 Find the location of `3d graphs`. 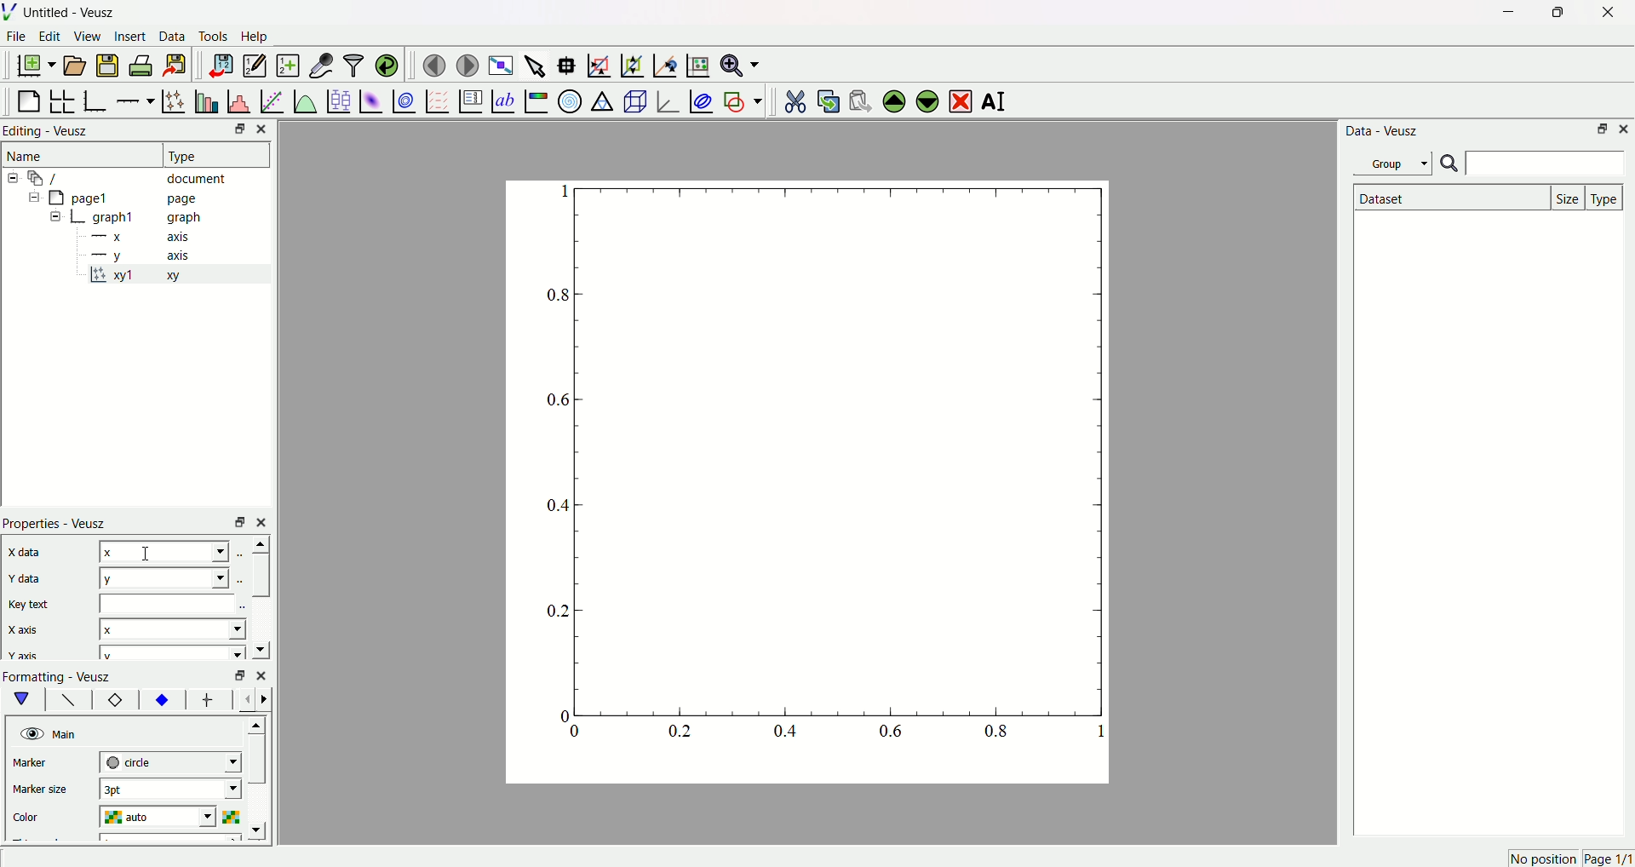

3d graphs is located at coordinates (667, 100).